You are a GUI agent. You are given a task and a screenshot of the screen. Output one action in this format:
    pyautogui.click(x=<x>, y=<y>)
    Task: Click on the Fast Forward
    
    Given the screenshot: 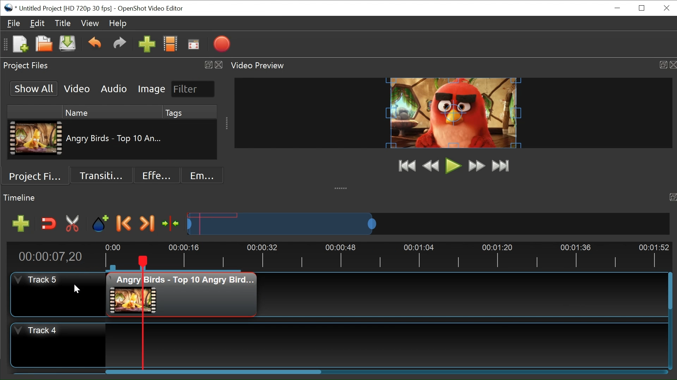 What is the action you would take?
    pyautogui.click(x=476, y=166)
    